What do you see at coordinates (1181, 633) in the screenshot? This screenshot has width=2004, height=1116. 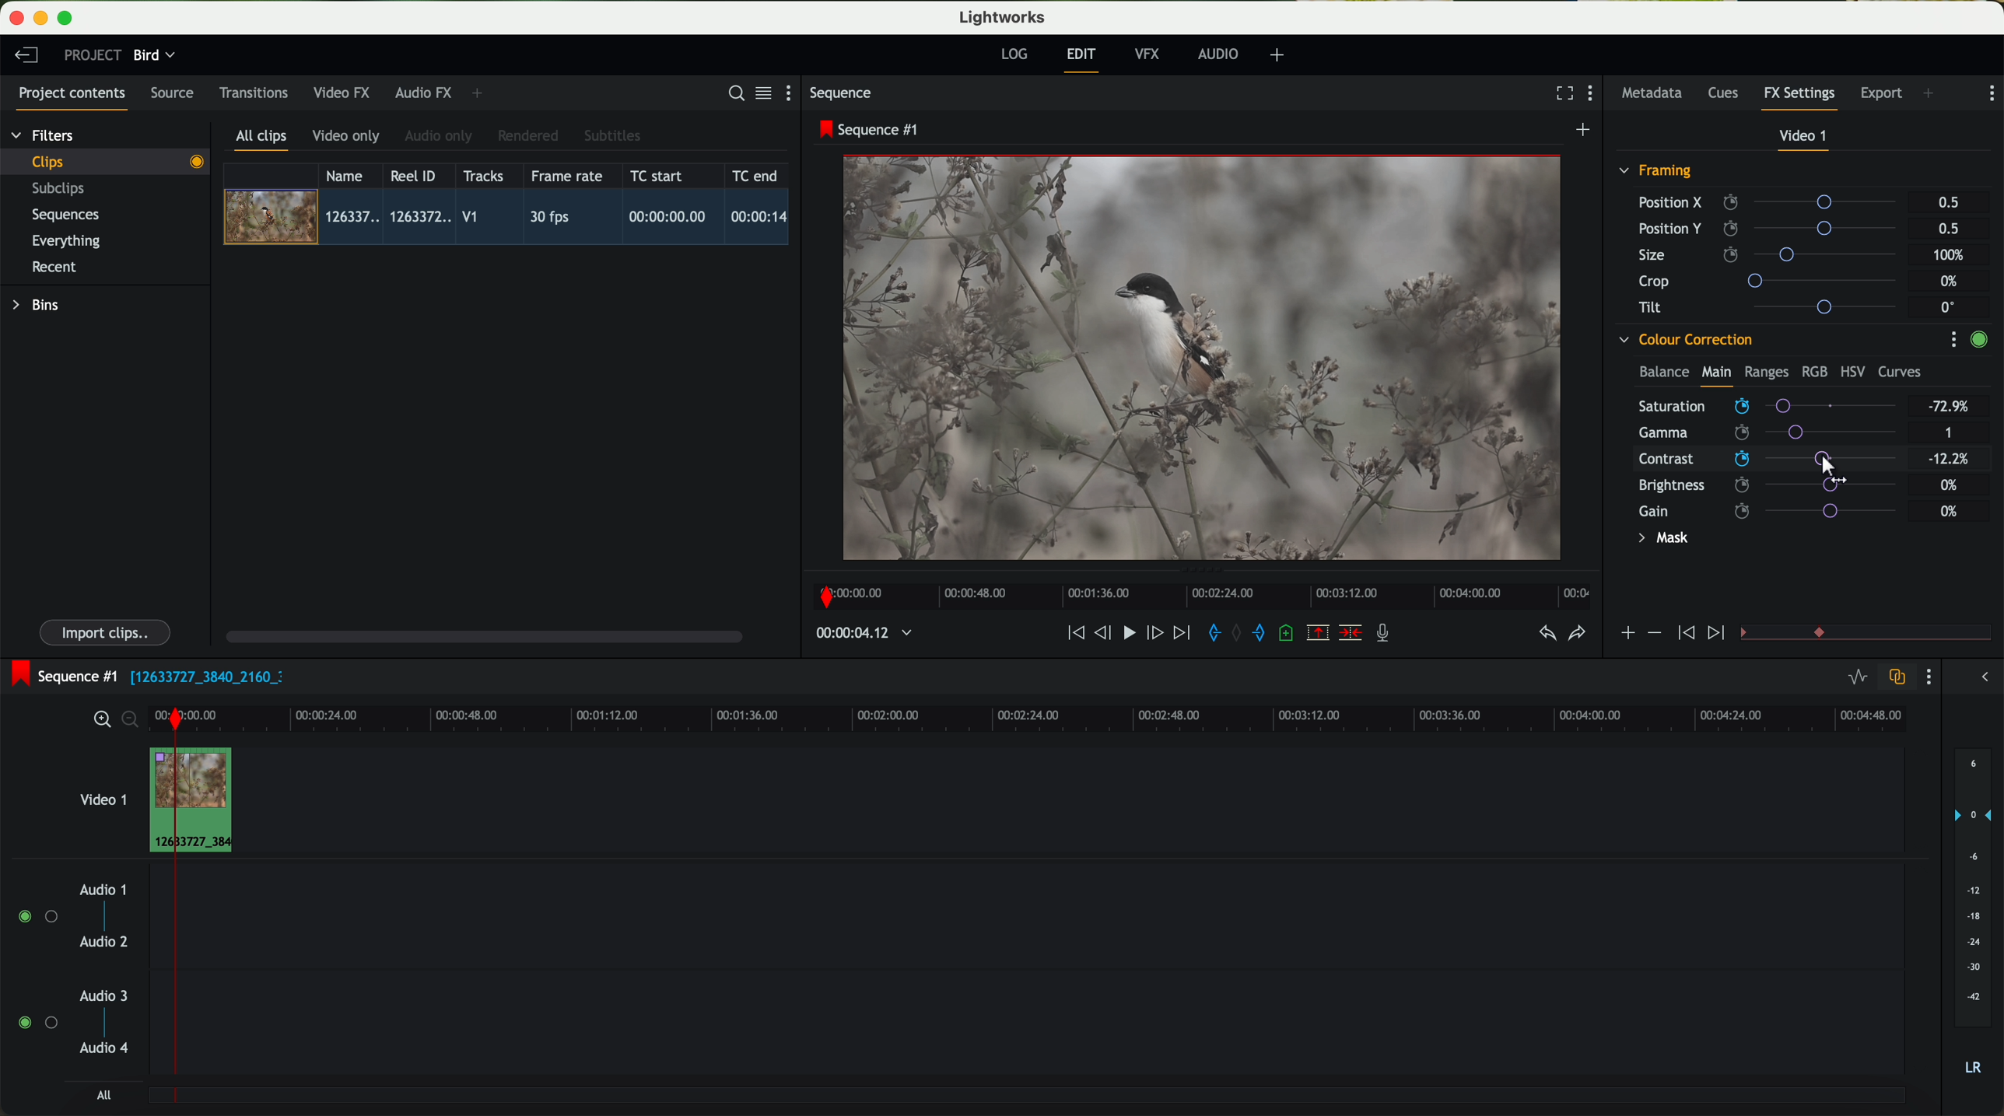 I see `move foward` at bounding box center [1181, 633].